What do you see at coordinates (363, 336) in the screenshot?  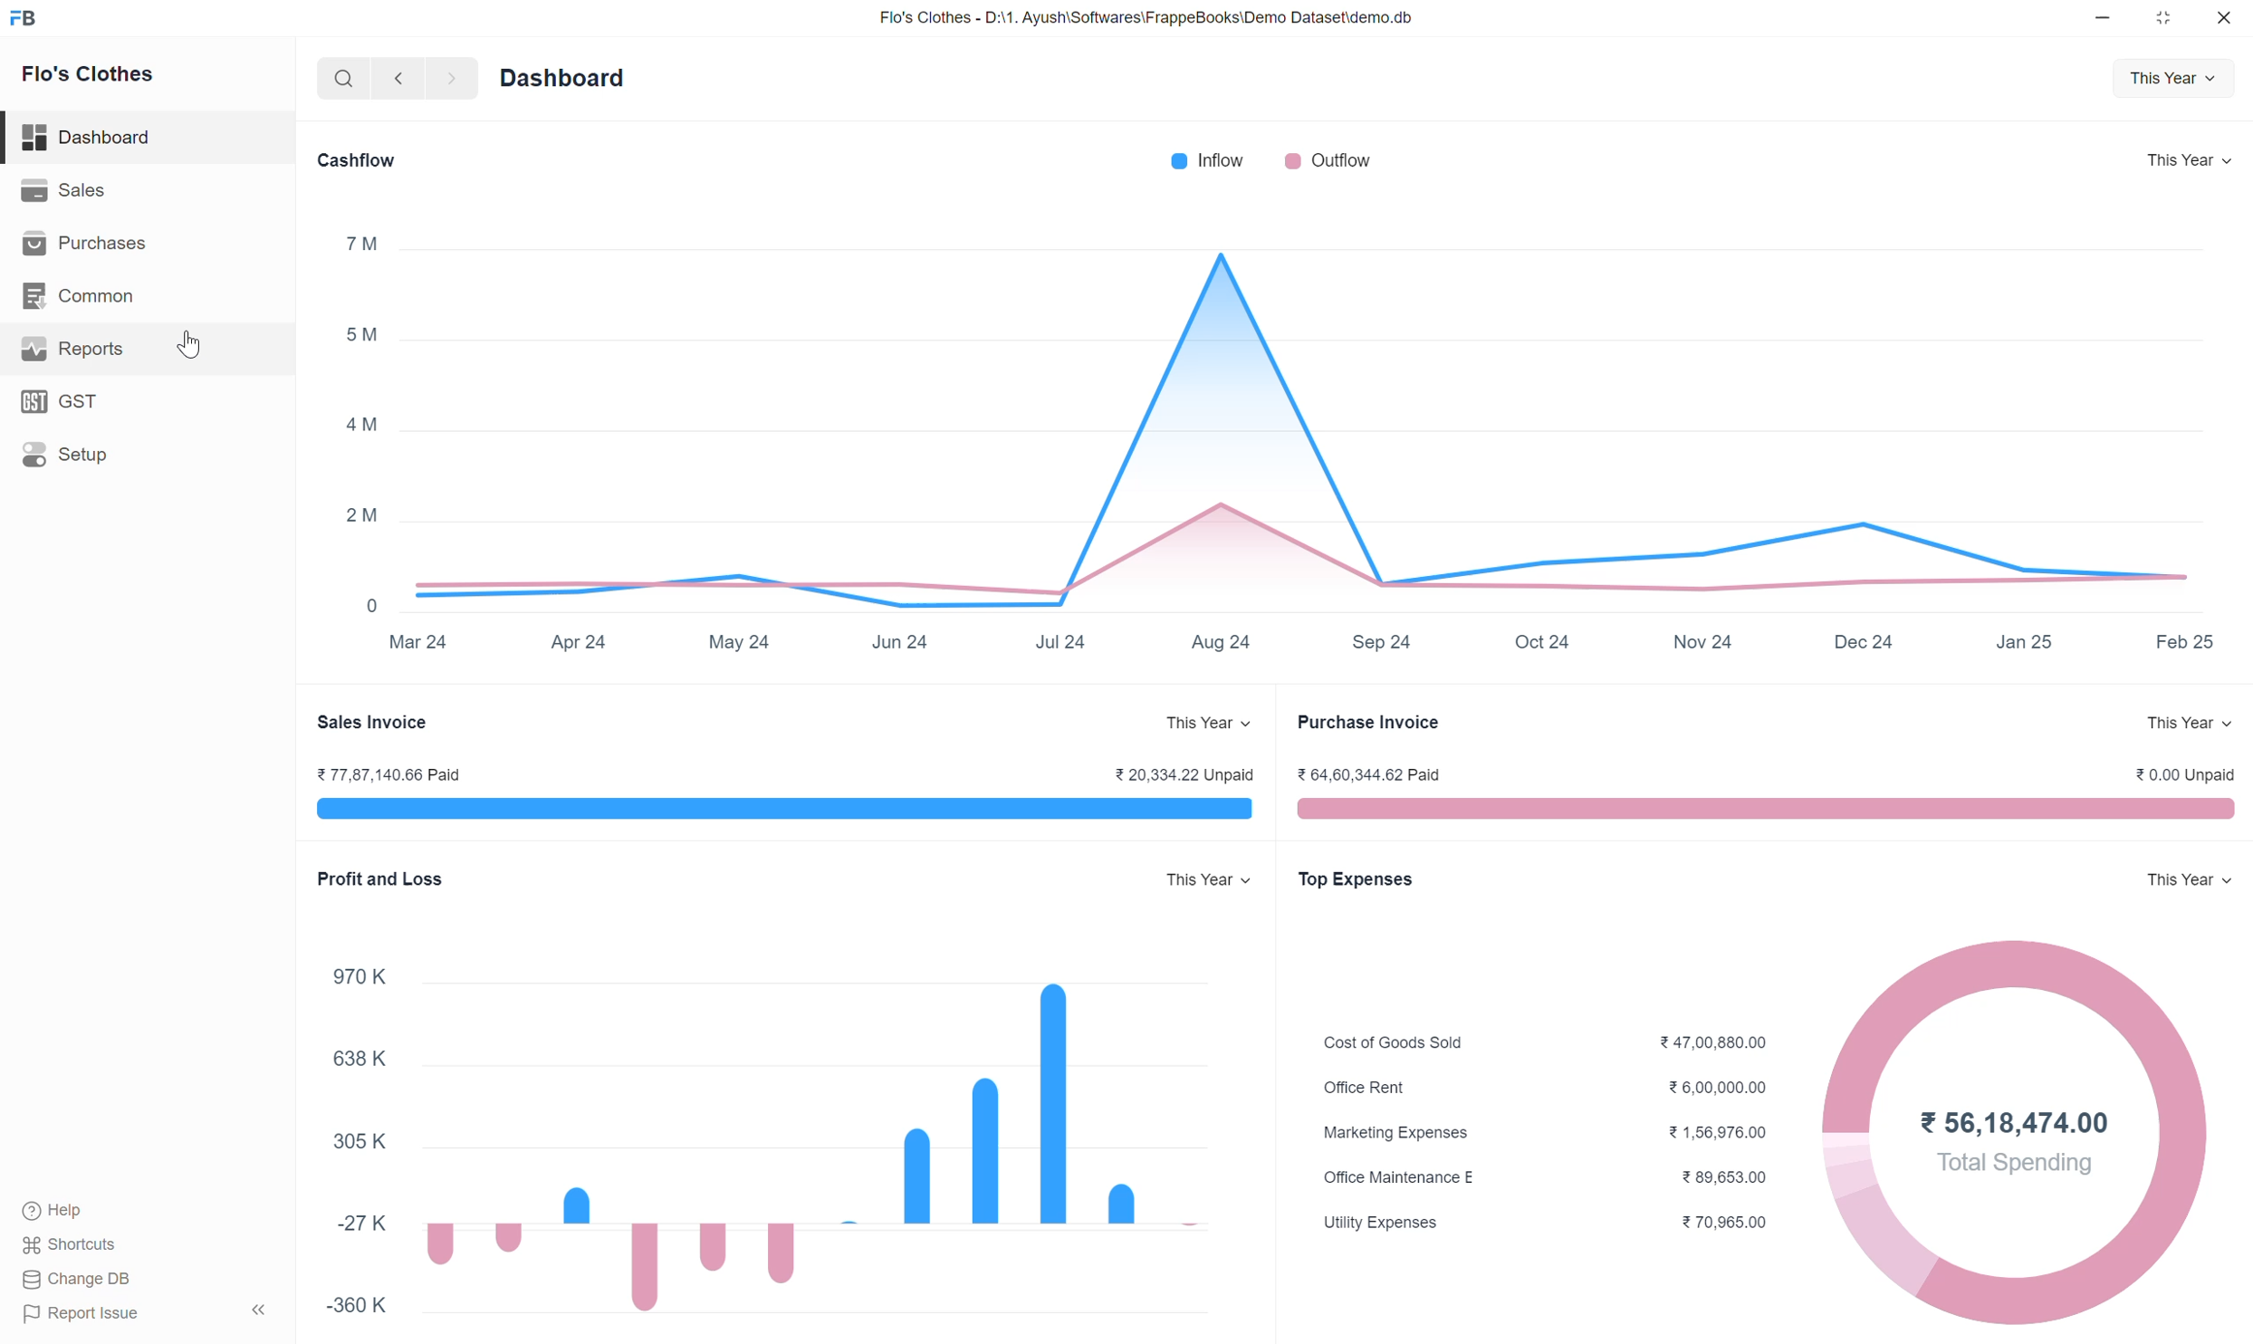 I see `5 m` at bounding box center [363, 336].